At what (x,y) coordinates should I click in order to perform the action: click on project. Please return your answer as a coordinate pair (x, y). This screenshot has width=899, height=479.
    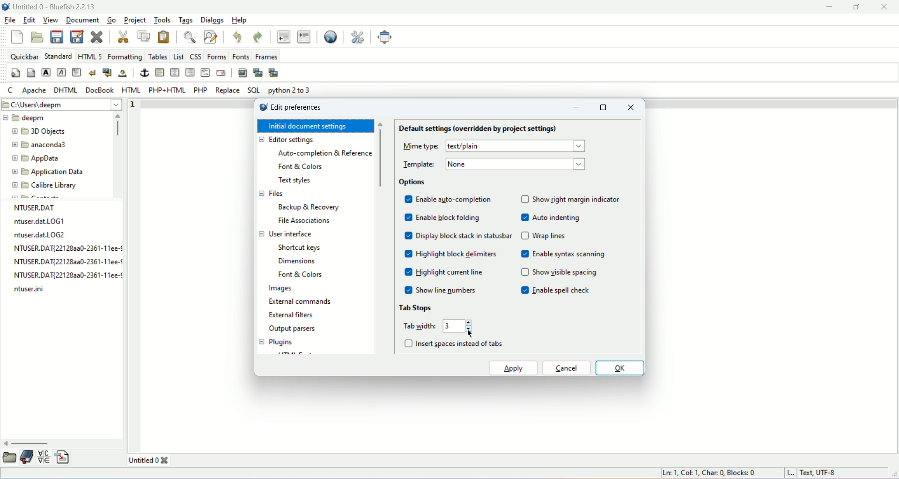
    Looking at the image, I should click on (133, 19).